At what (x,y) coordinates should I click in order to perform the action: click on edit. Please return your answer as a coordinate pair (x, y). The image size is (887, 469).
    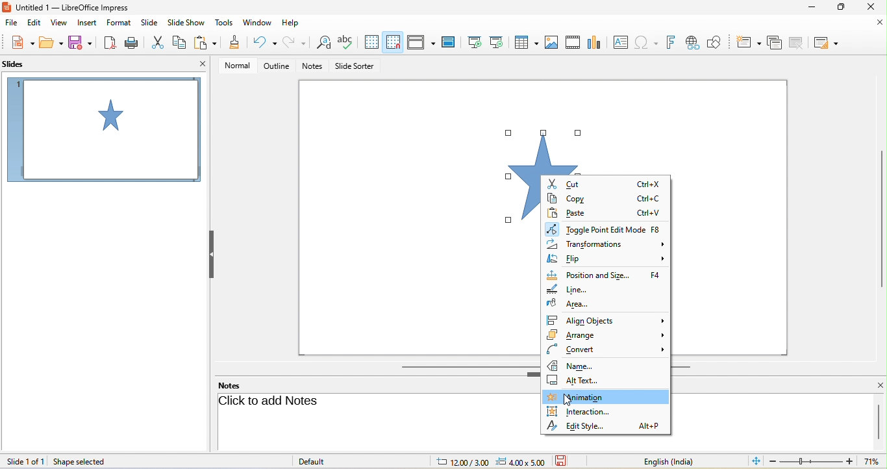
    Looking at the image, I should click on (34, 23).